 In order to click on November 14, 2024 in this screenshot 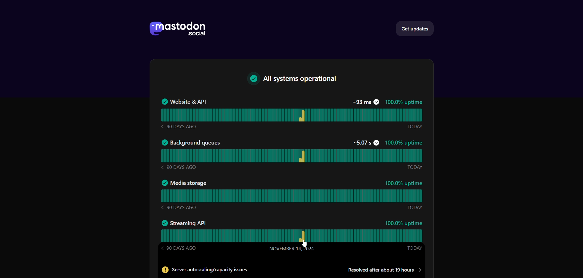, I will do `click(292, 248)`.